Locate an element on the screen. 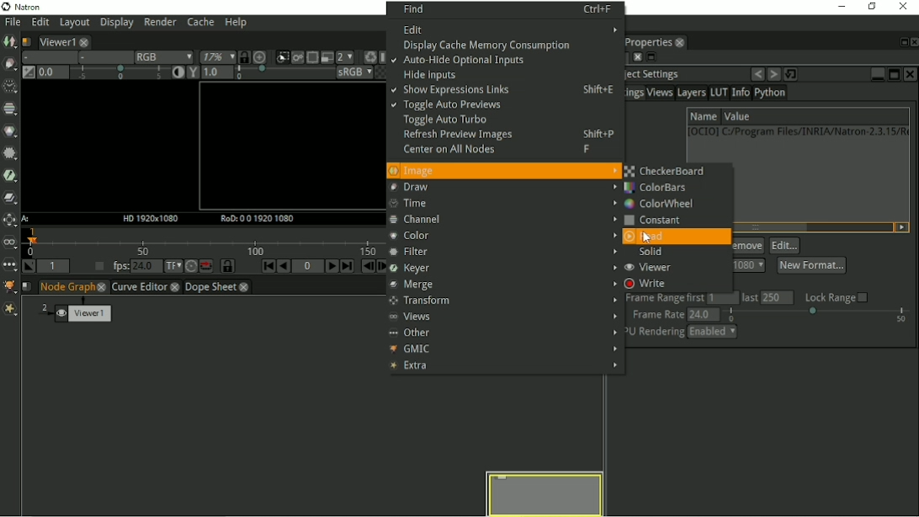 The height and width of the screenshot is (517, 919). Playback in point is located at coordinates (56, 267).